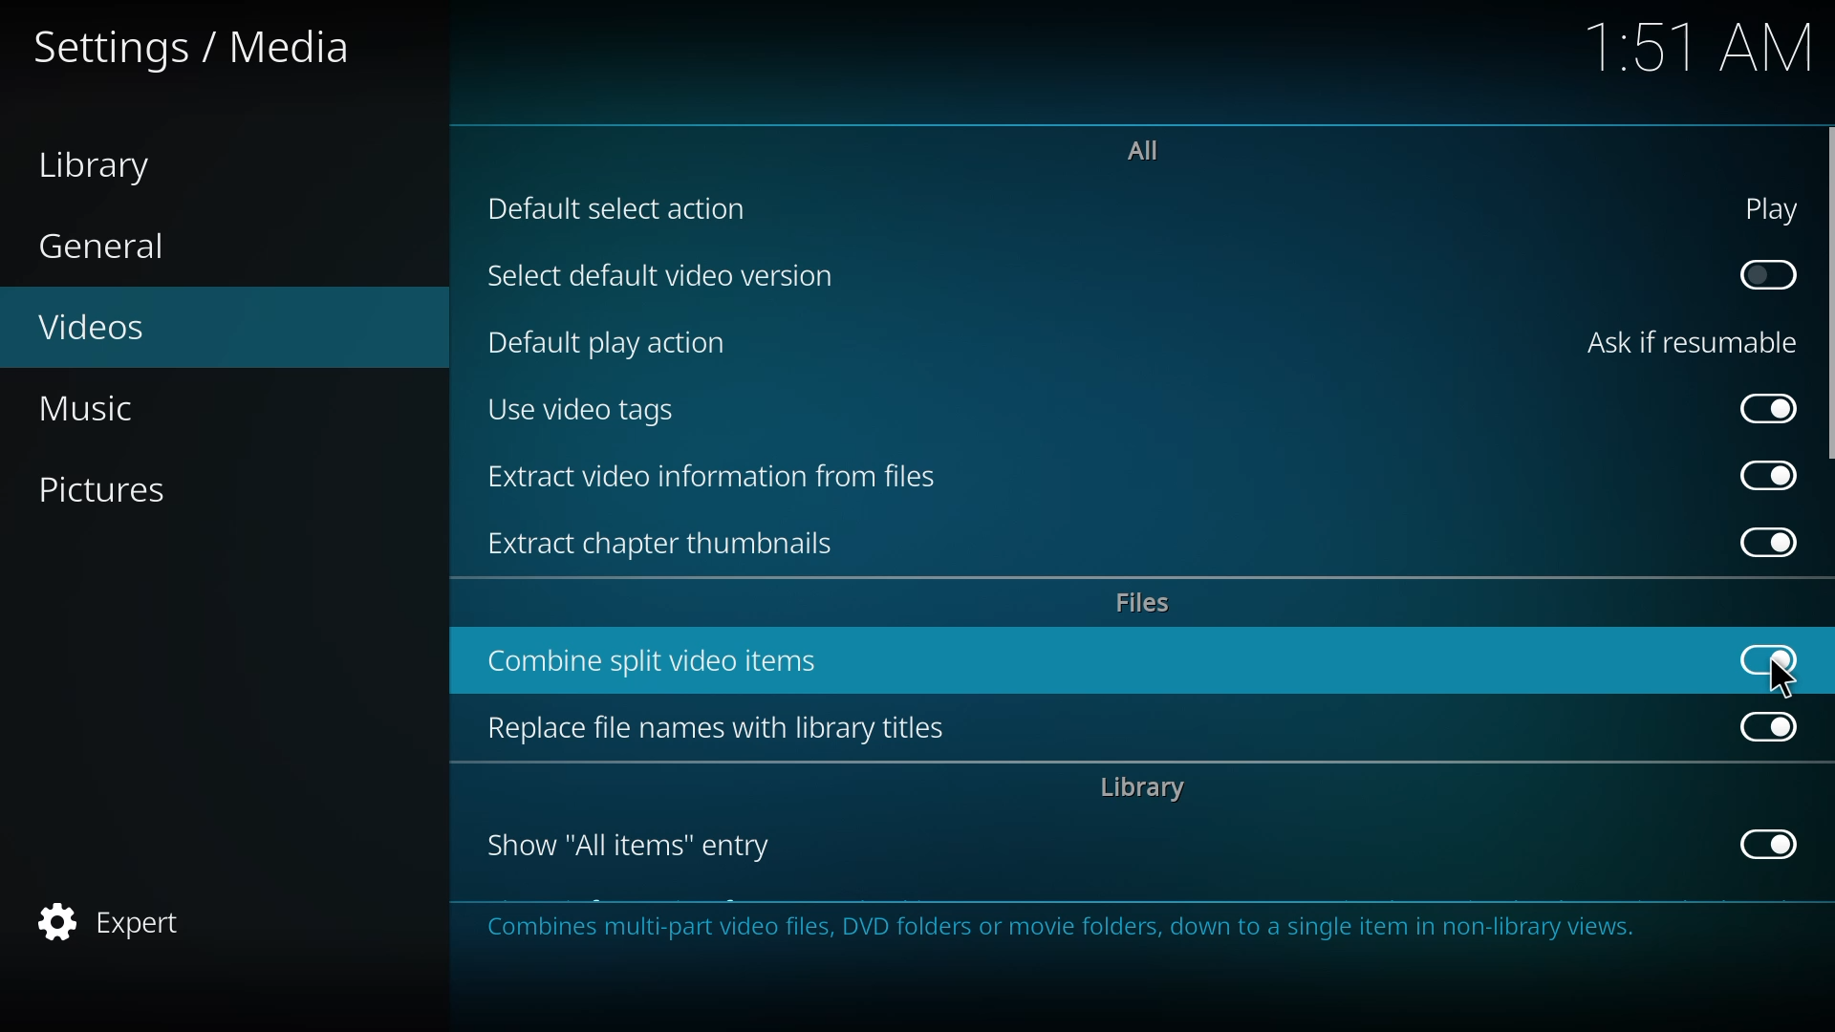  Describe the element at coordinates (661, 276) in the screenshot. I see `select default video version` at that location.